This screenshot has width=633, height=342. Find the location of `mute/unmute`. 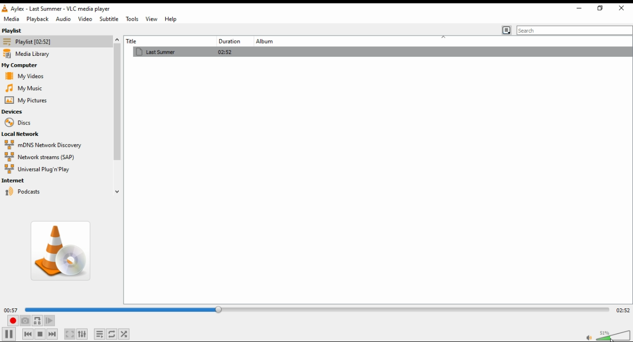

mute/unmute is located at coordinates (588, 337).